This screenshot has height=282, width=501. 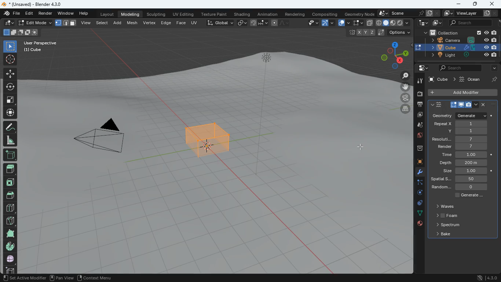 I want to click on tools, so click(x=418, y=80).